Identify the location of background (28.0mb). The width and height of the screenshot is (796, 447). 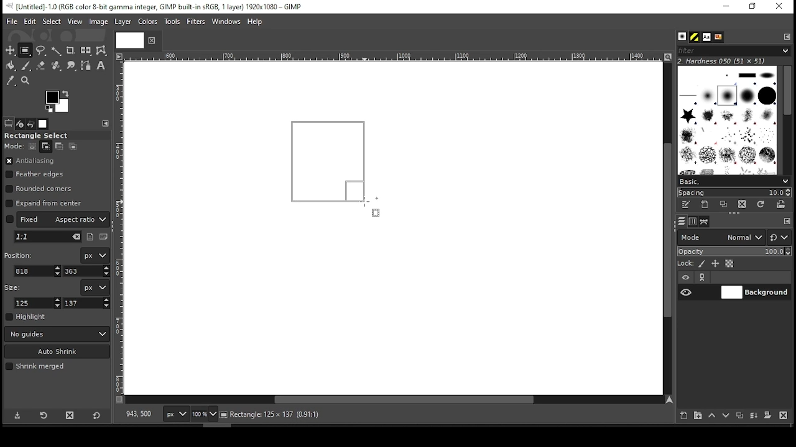
(305, 415).